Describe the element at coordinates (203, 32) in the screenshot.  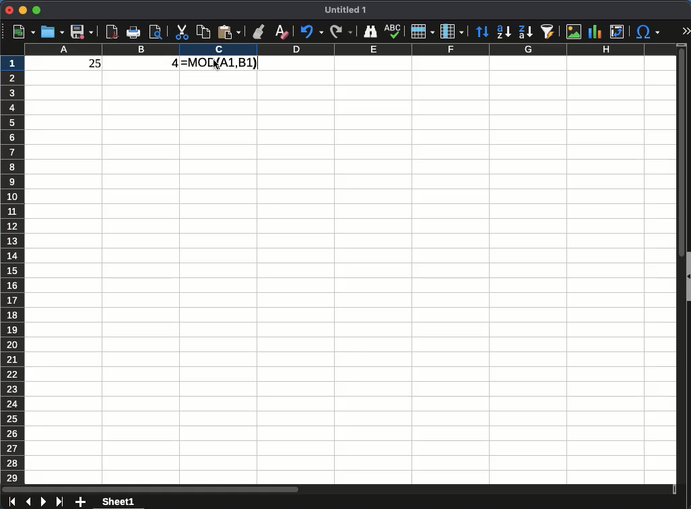
I see `copy` at that location.